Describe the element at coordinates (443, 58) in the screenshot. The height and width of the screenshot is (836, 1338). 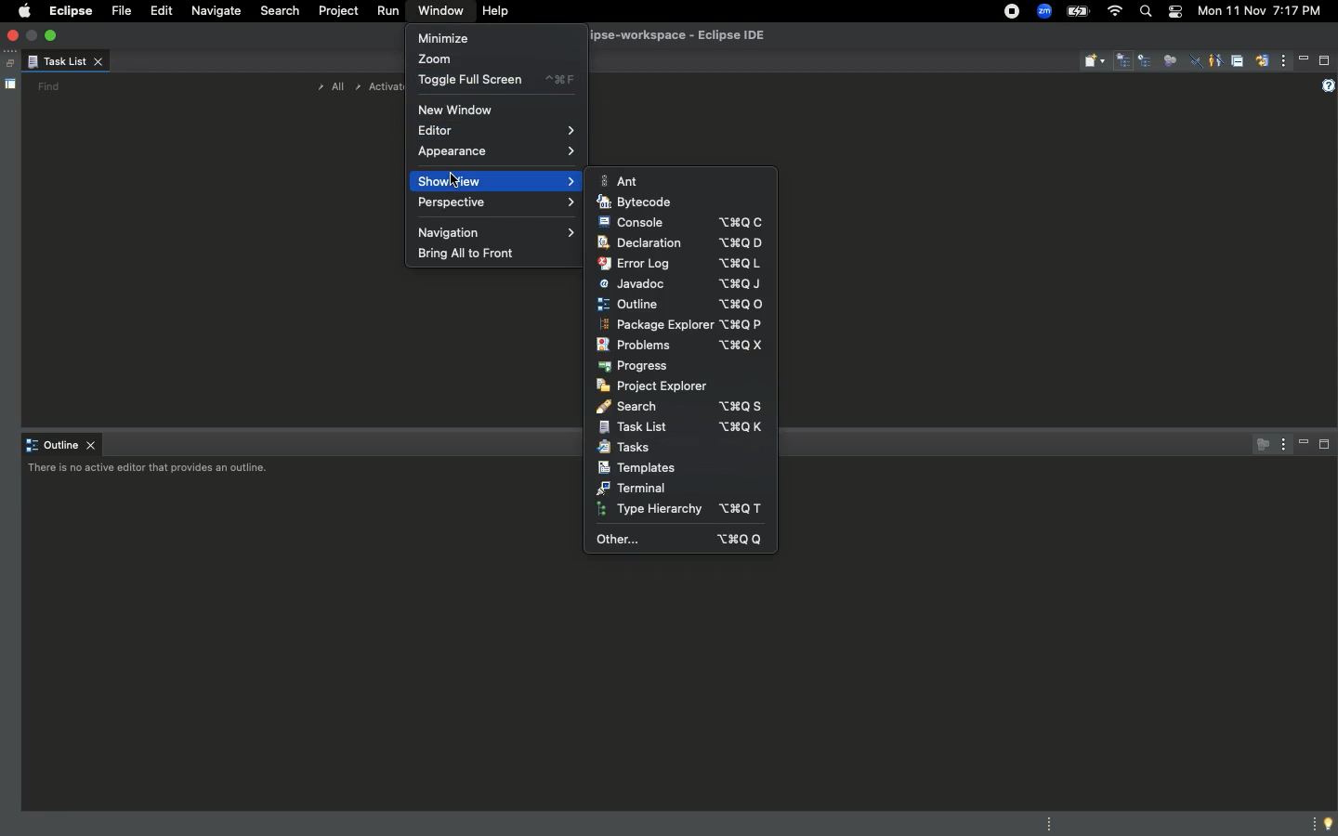
I see `Zoom` at that location.